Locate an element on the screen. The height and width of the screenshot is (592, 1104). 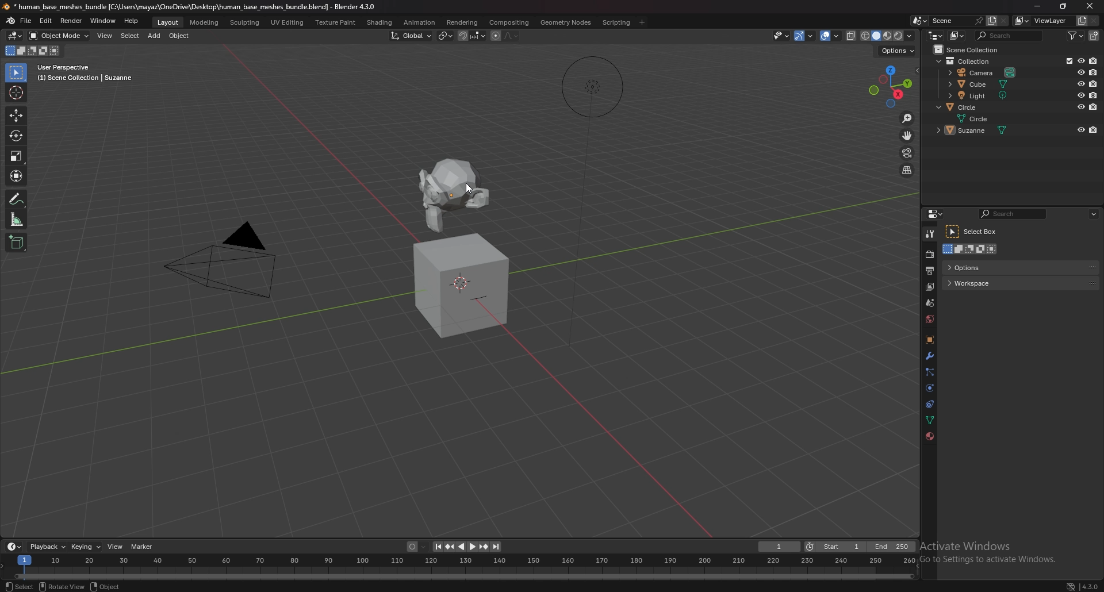
scene is located at coordinates (929, 303).